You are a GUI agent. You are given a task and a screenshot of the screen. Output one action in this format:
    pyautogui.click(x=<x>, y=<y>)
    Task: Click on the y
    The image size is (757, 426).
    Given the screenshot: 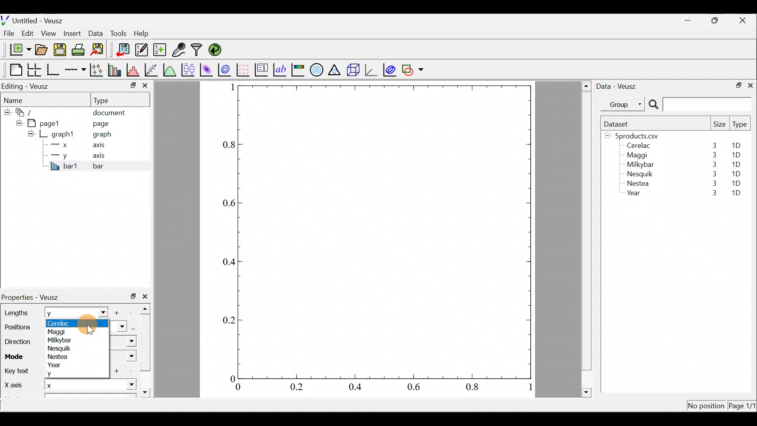 What is the action you would take?
    pyautogui.click(x=61, y=374)
    